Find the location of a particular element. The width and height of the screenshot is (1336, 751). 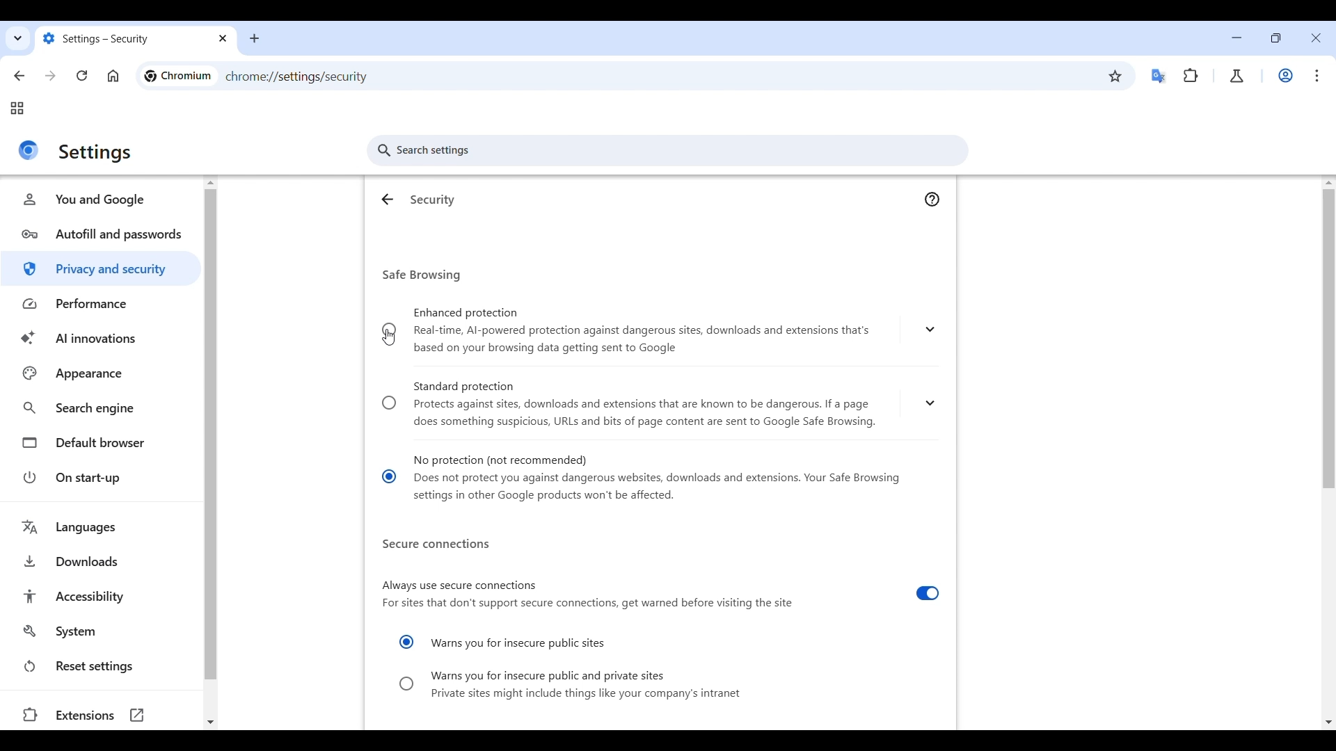

Go to Google Chrome help is located at coordinates (932, 200).